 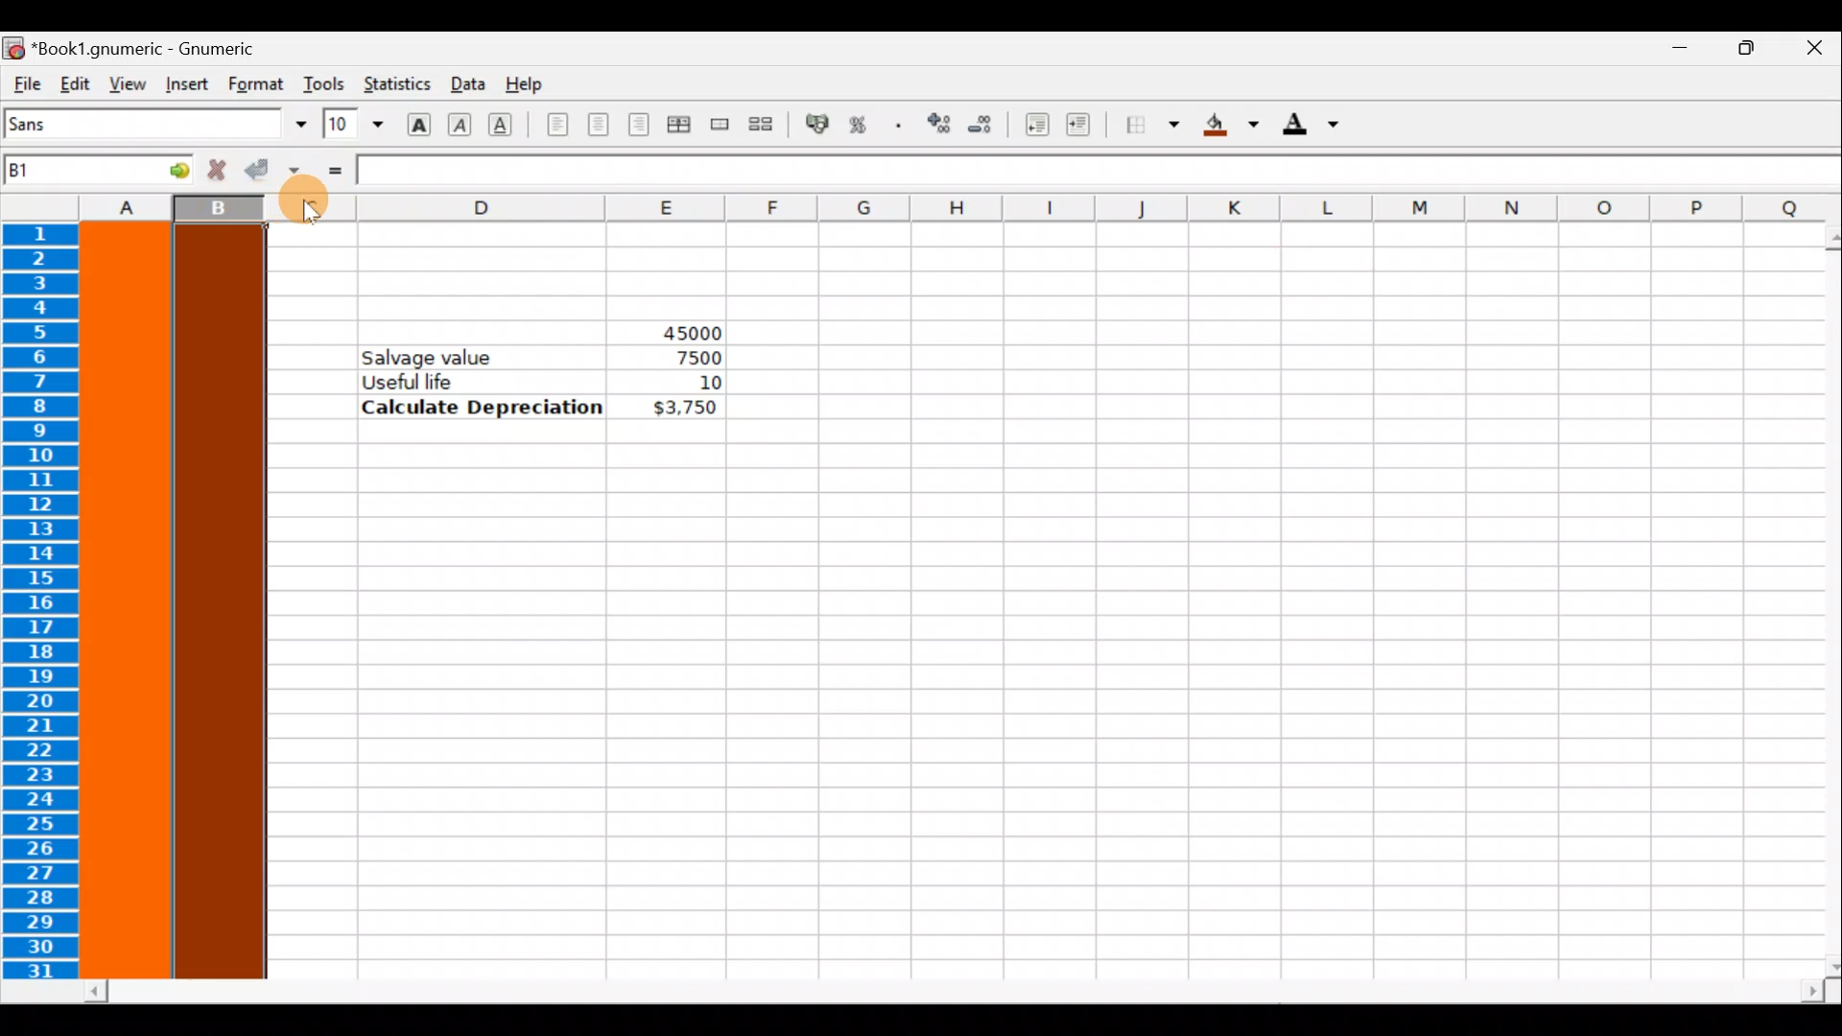 I want to click on Data, so click(x=465, y=82).